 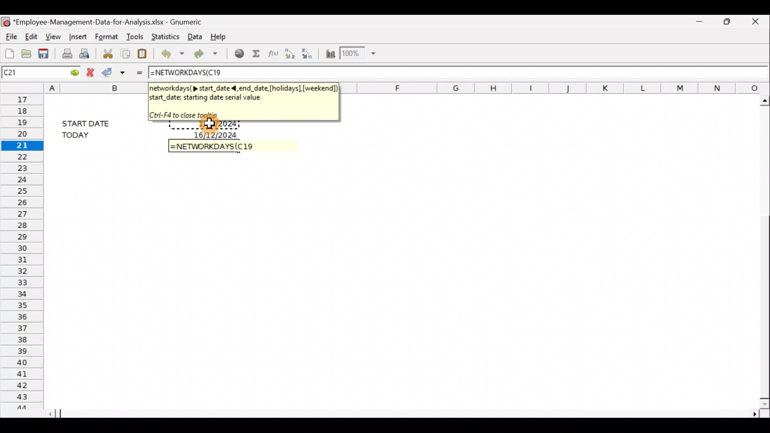 I want to click on Tools, so click(x=134, y=34).